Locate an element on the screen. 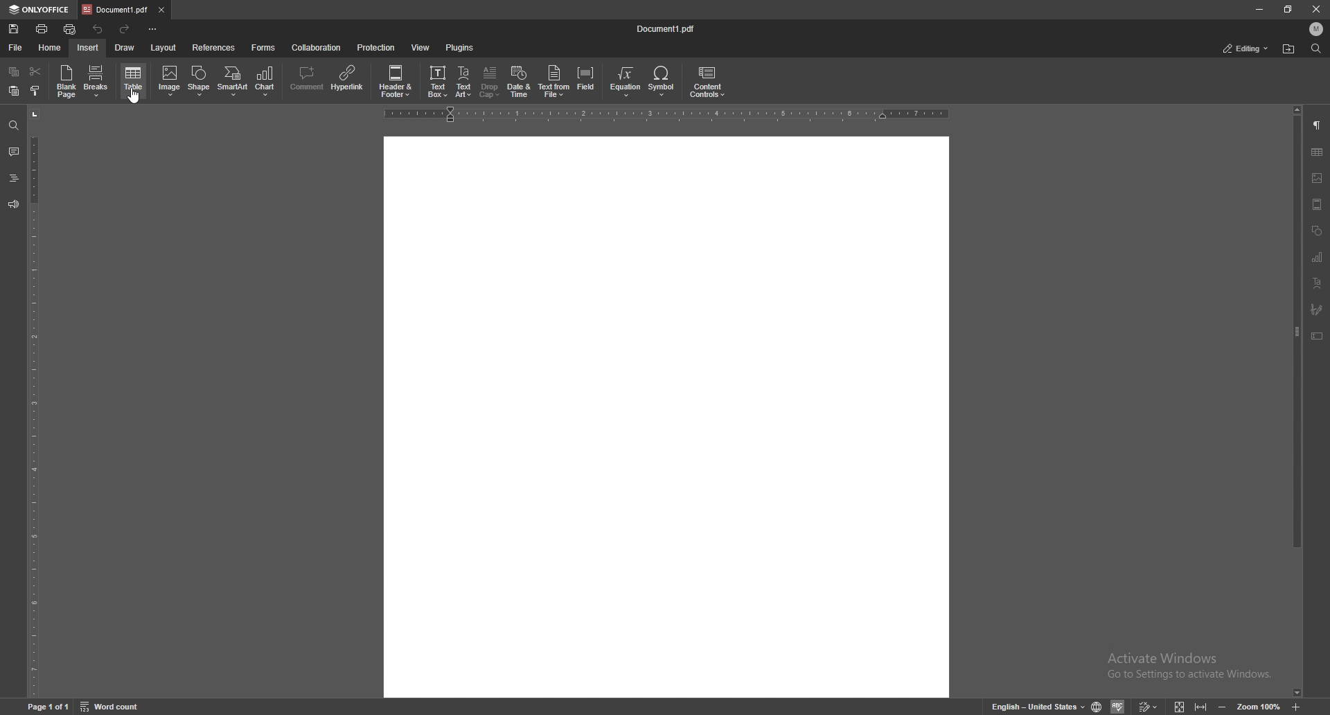 This screenshot has height=715, width=1330. comment is located at coordinates (306, 81).